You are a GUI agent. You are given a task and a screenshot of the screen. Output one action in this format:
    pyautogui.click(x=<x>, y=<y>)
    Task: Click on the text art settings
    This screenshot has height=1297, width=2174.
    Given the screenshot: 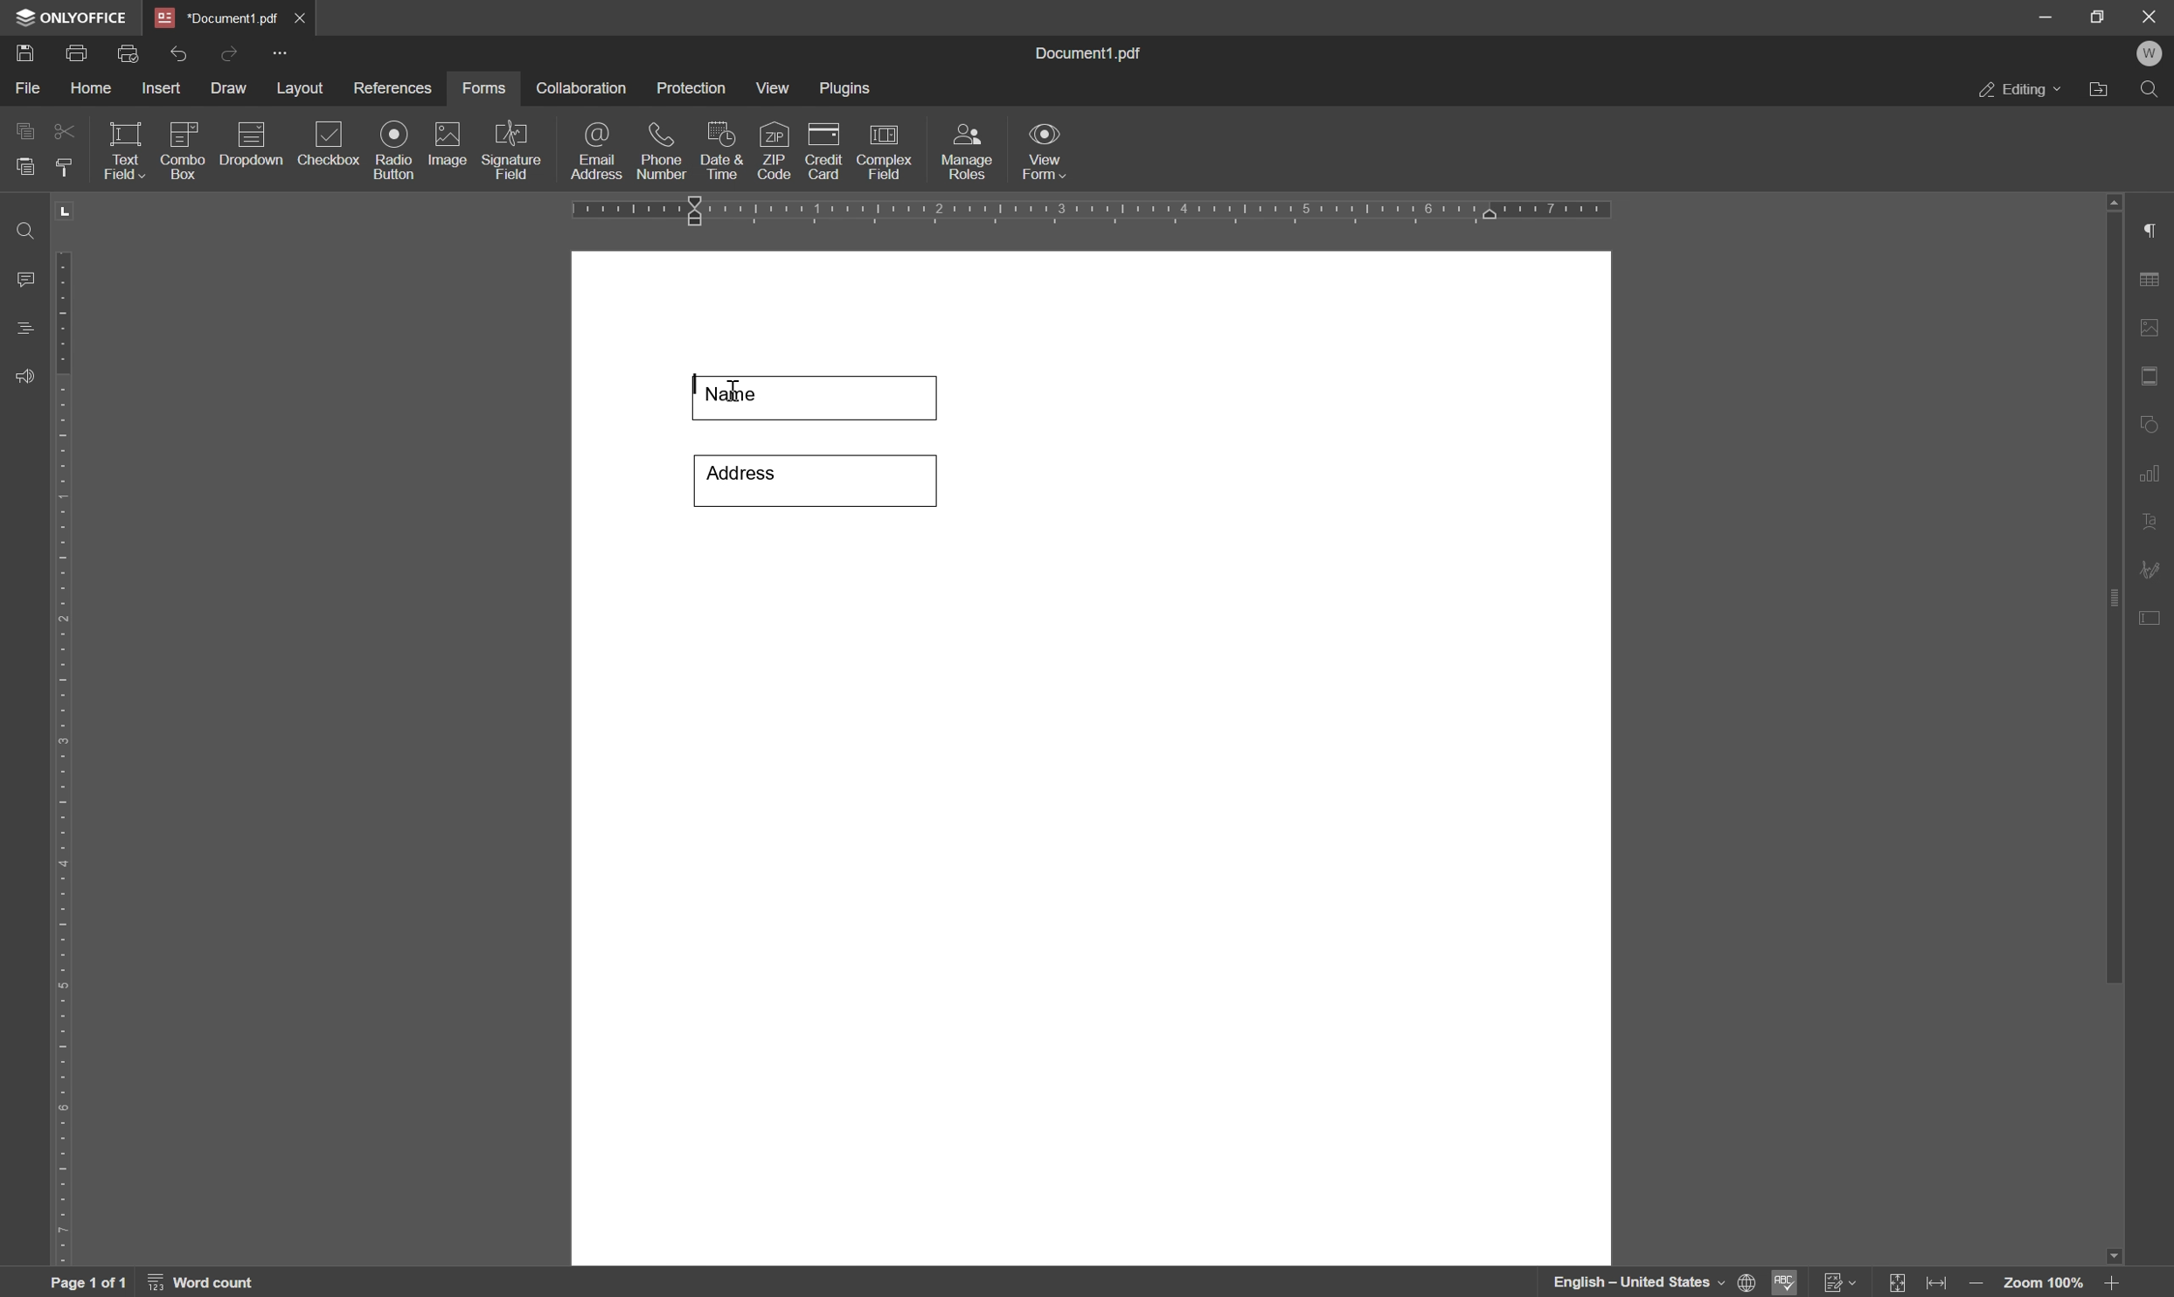 What is the action you would take?
    pyautogui.click(x=2152, y=521)
    